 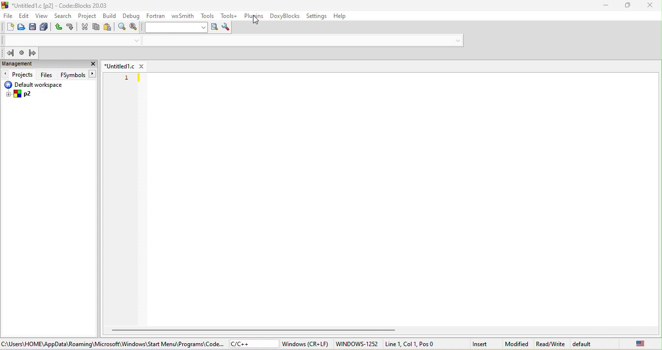 I want to click on projects, so click(x=18, y=75).